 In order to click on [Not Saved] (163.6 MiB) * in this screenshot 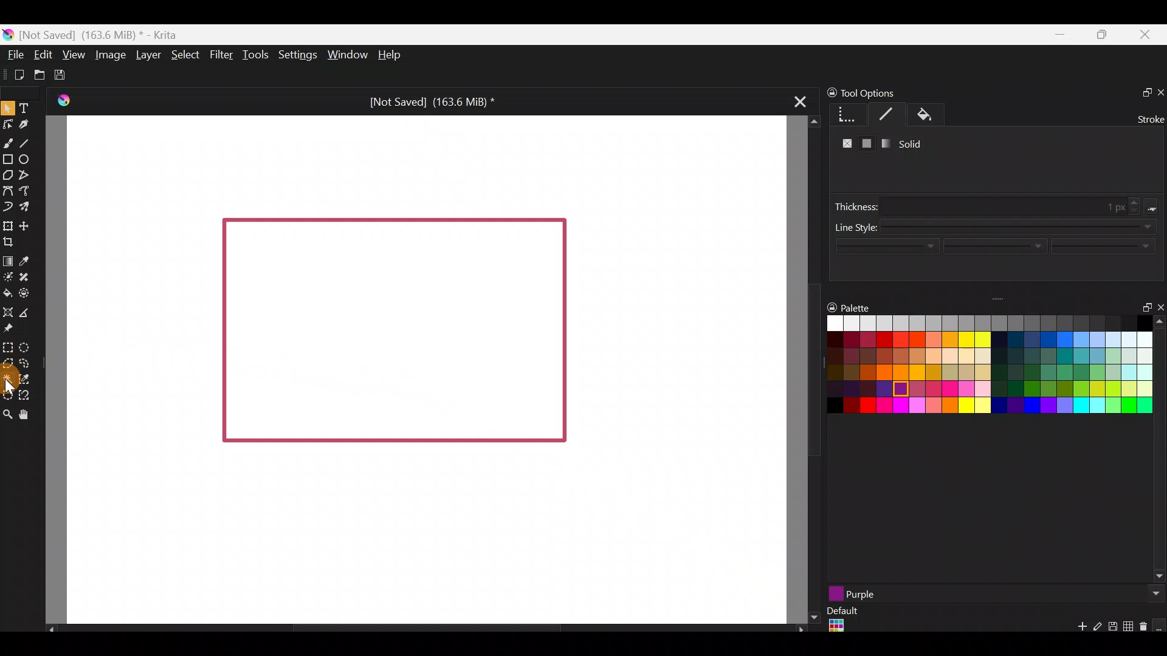, I will do `click(430, 100)`.